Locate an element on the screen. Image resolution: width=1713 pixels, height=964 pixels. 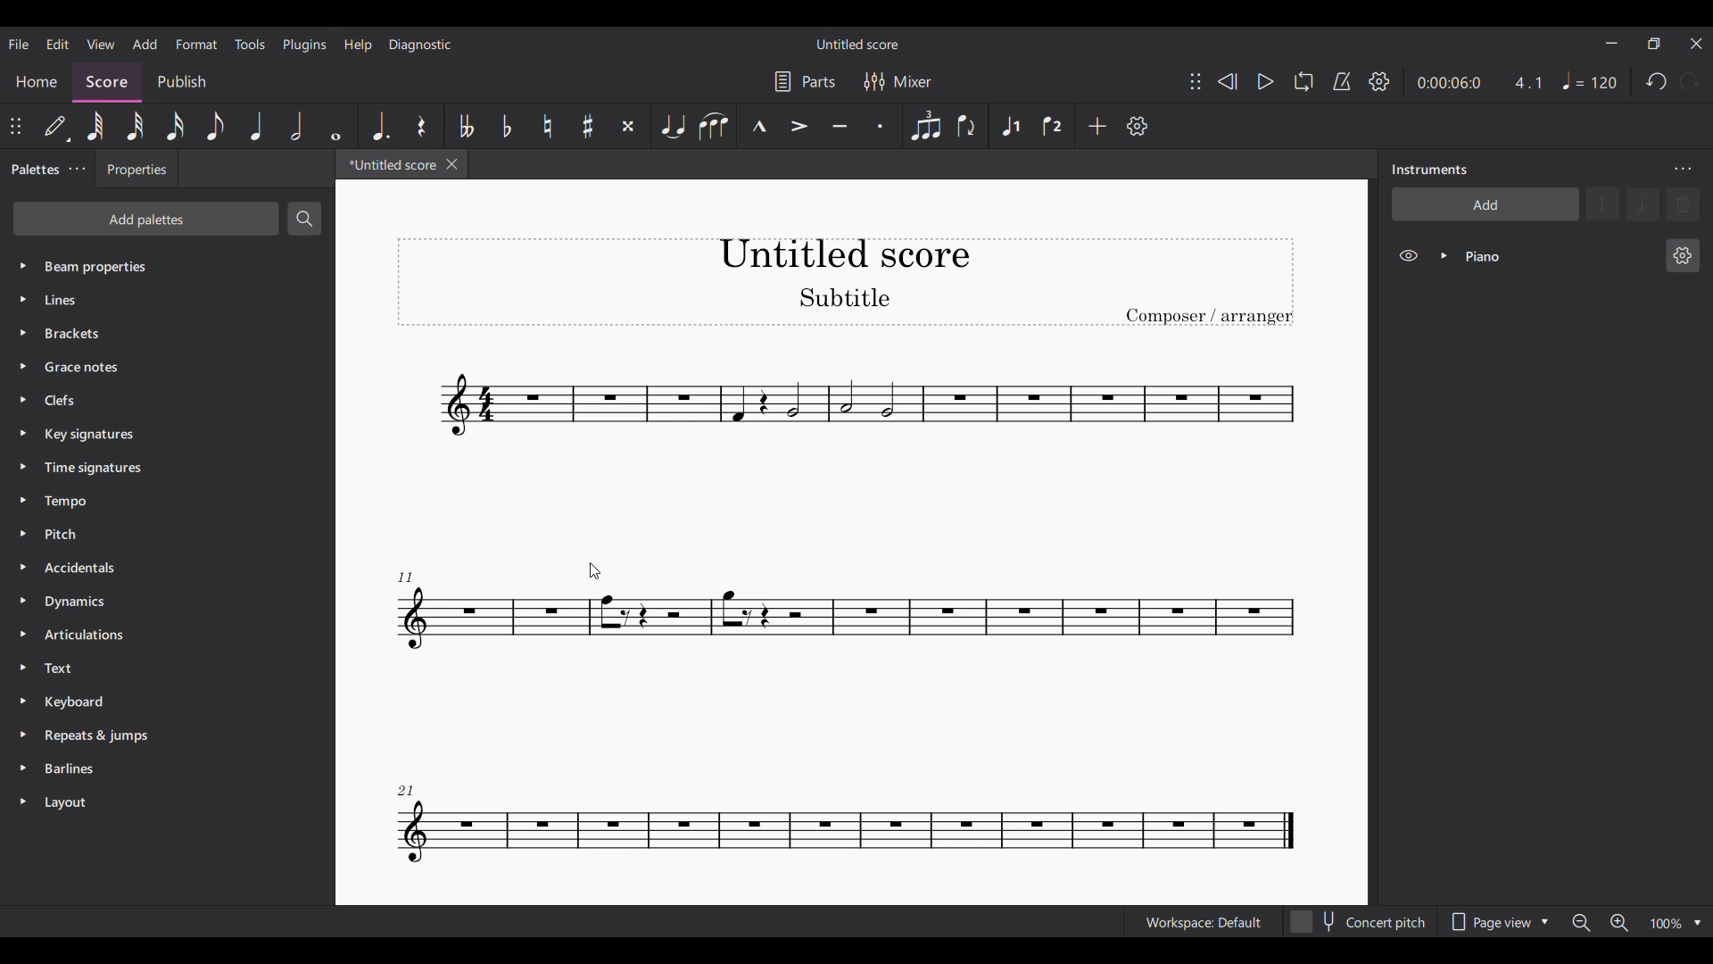
8th note is located at coordinates (215, 126).